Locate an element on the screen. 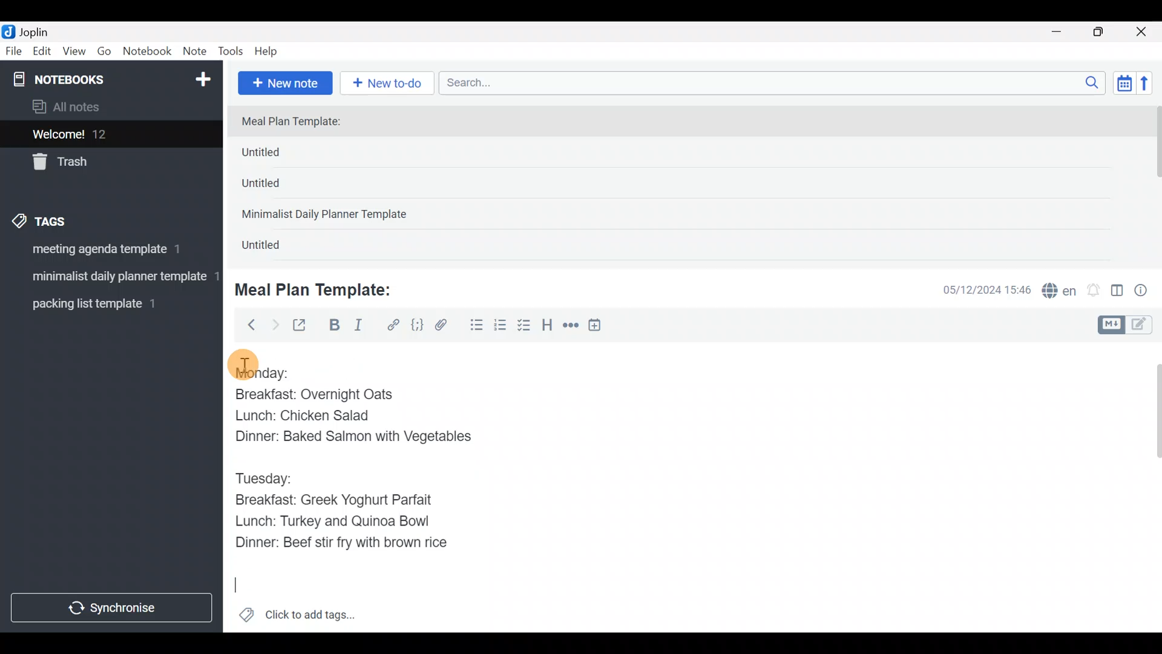 The image size is (1162, 654). Numbered list is located at coordinates (501, 328).